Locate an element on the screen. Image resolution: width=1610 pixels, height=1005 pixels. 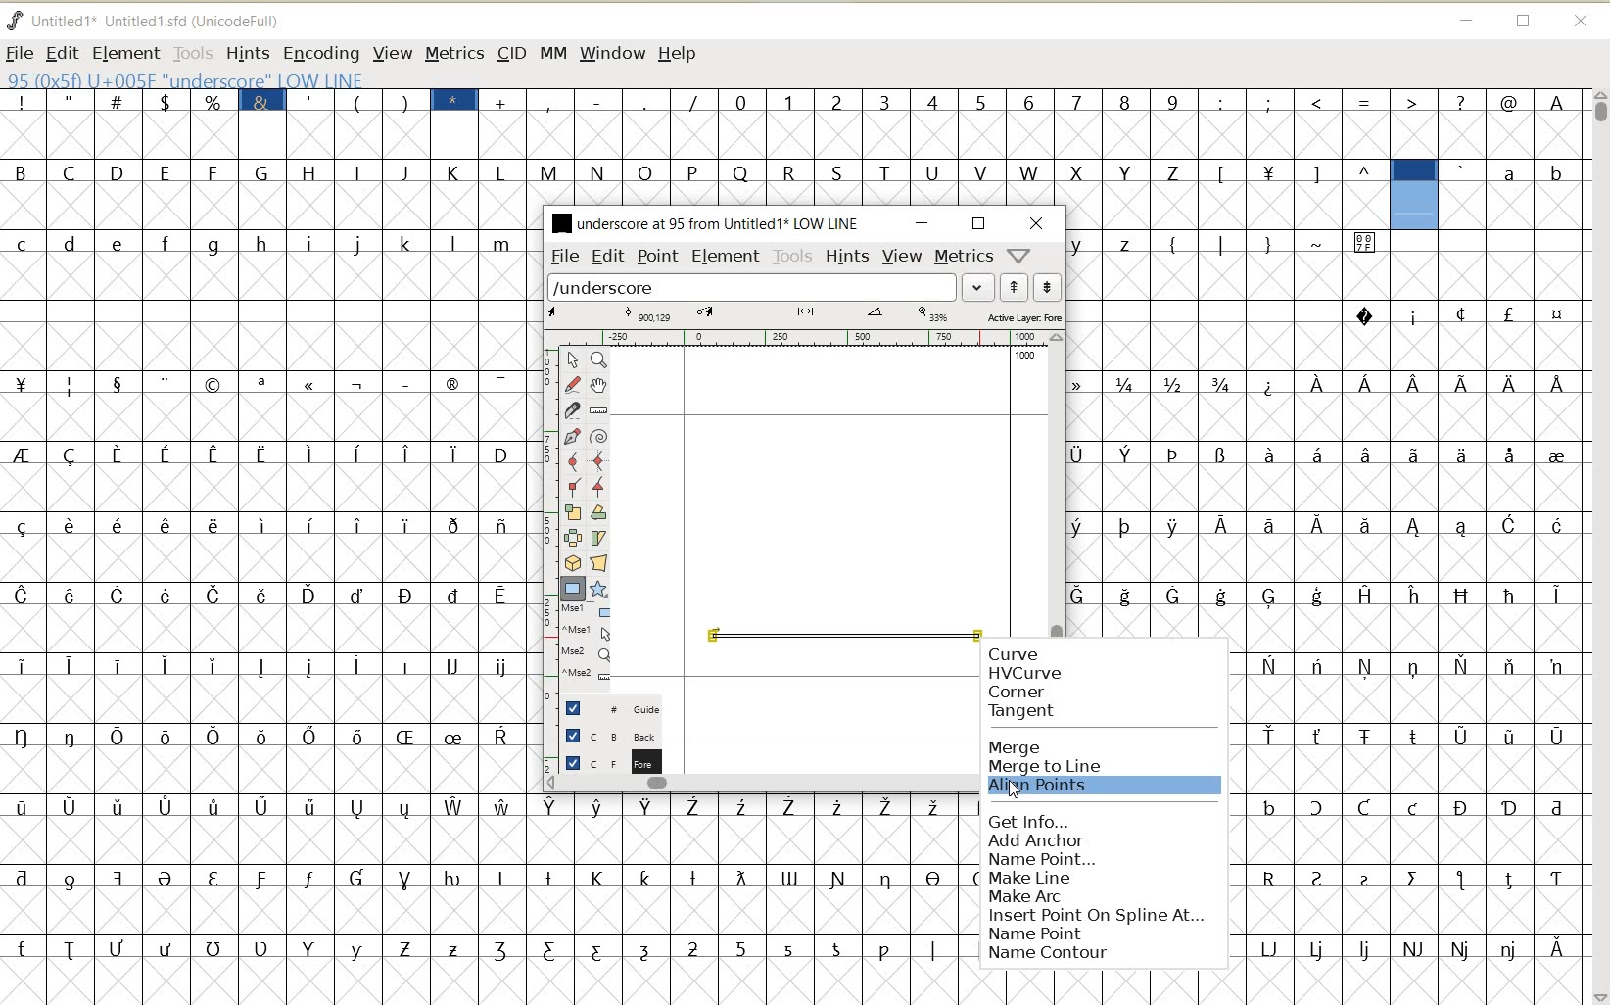
CURSOR is located at coordinates (1017, 794).